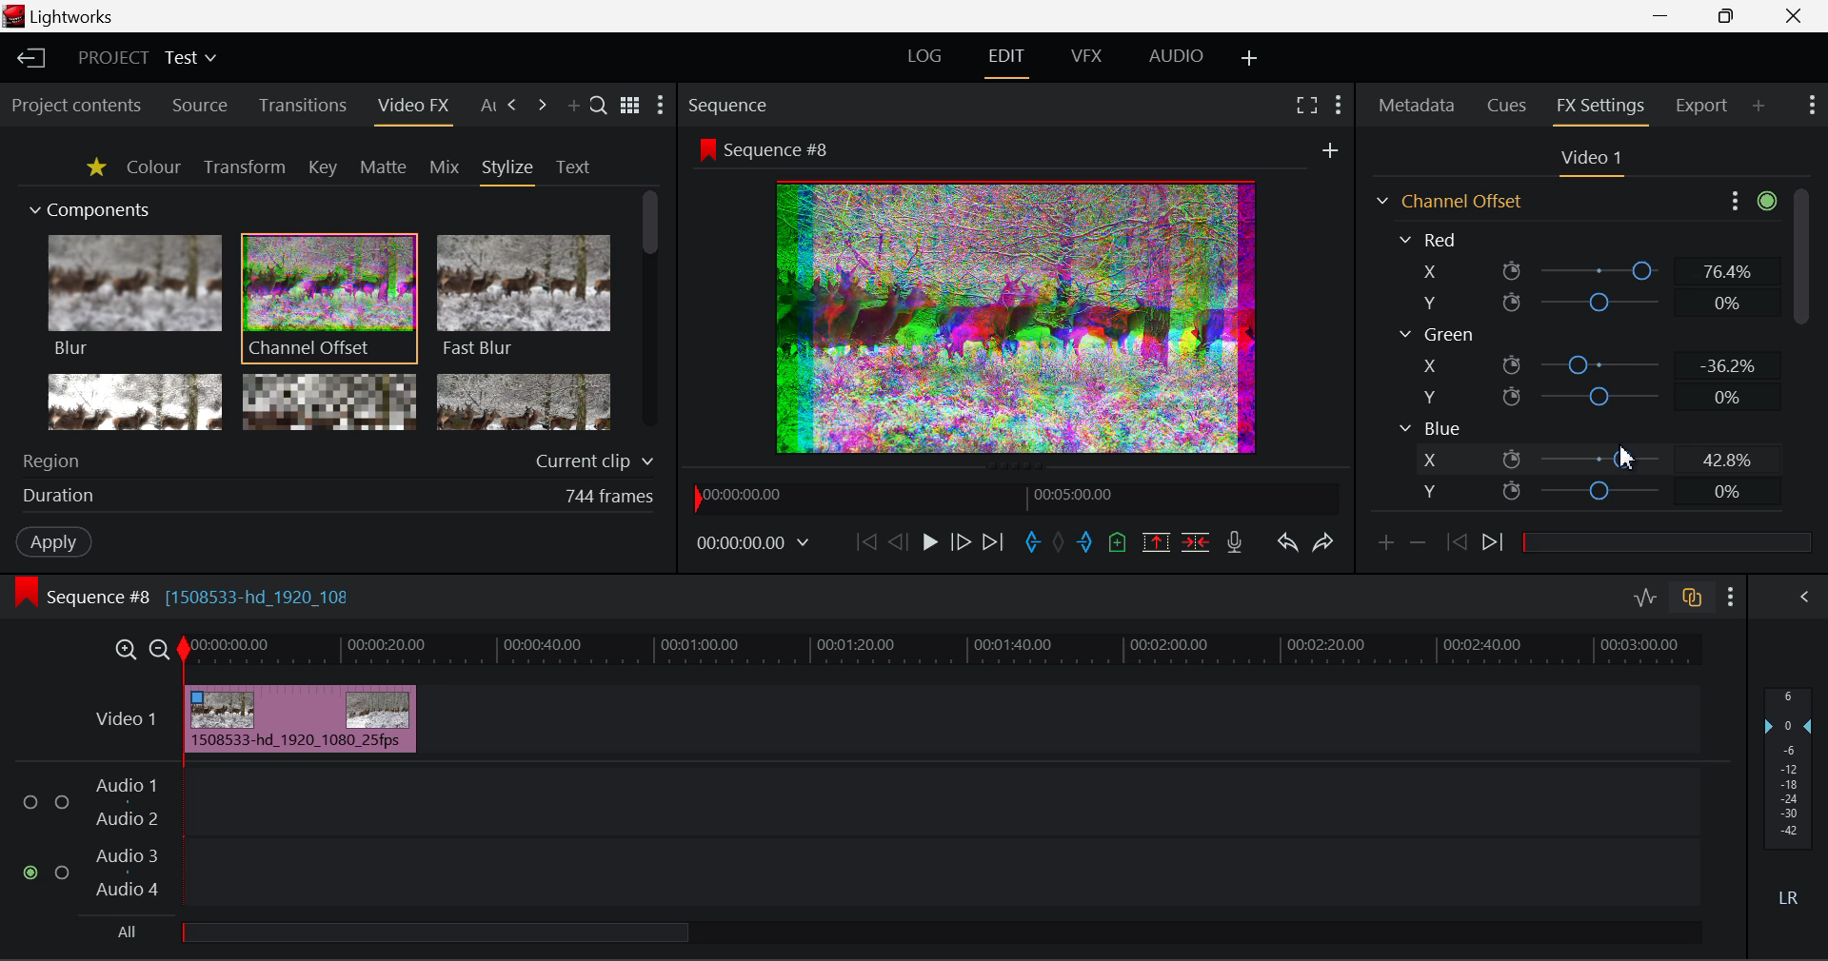 Image resolution: width=1828 pixels, height=961 pixels. I want to click on Matte, so click(384, 168).